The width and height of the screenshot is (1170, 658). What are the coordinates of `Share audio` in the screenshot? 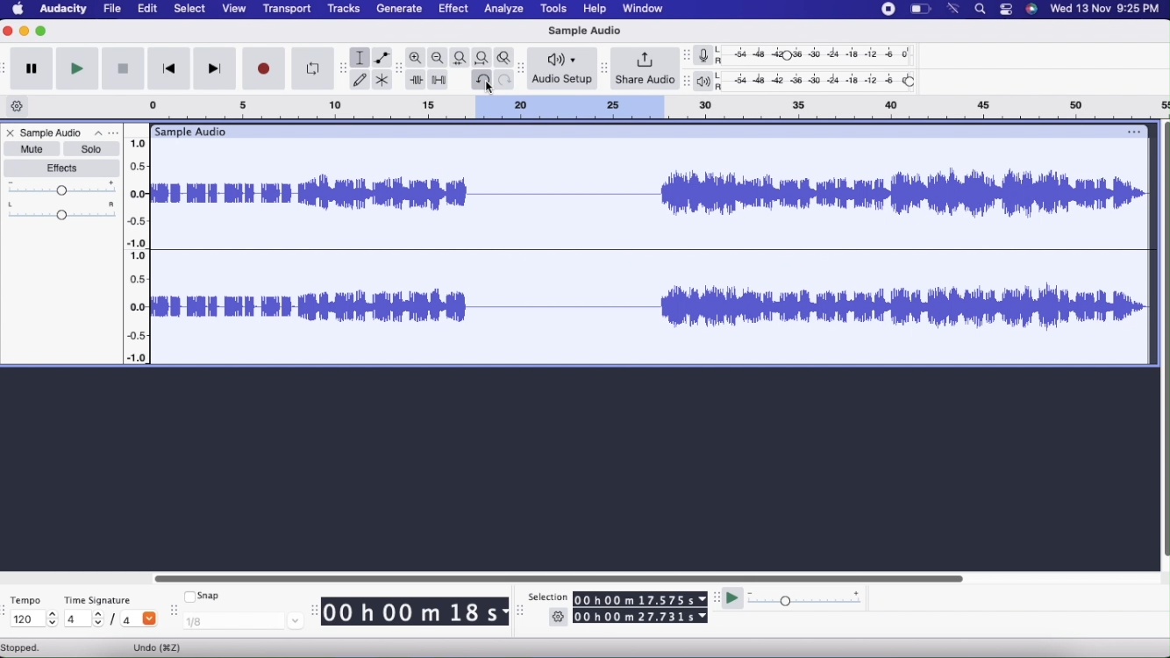 It's located at (645, 69).